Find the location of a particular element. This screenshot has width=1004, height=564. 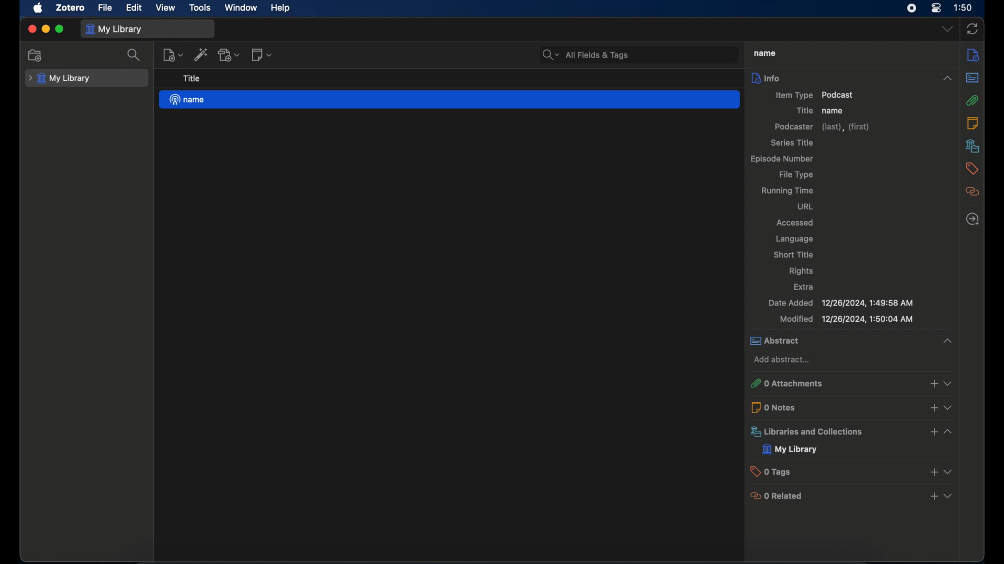

extra is located at coordinates (804, 286).